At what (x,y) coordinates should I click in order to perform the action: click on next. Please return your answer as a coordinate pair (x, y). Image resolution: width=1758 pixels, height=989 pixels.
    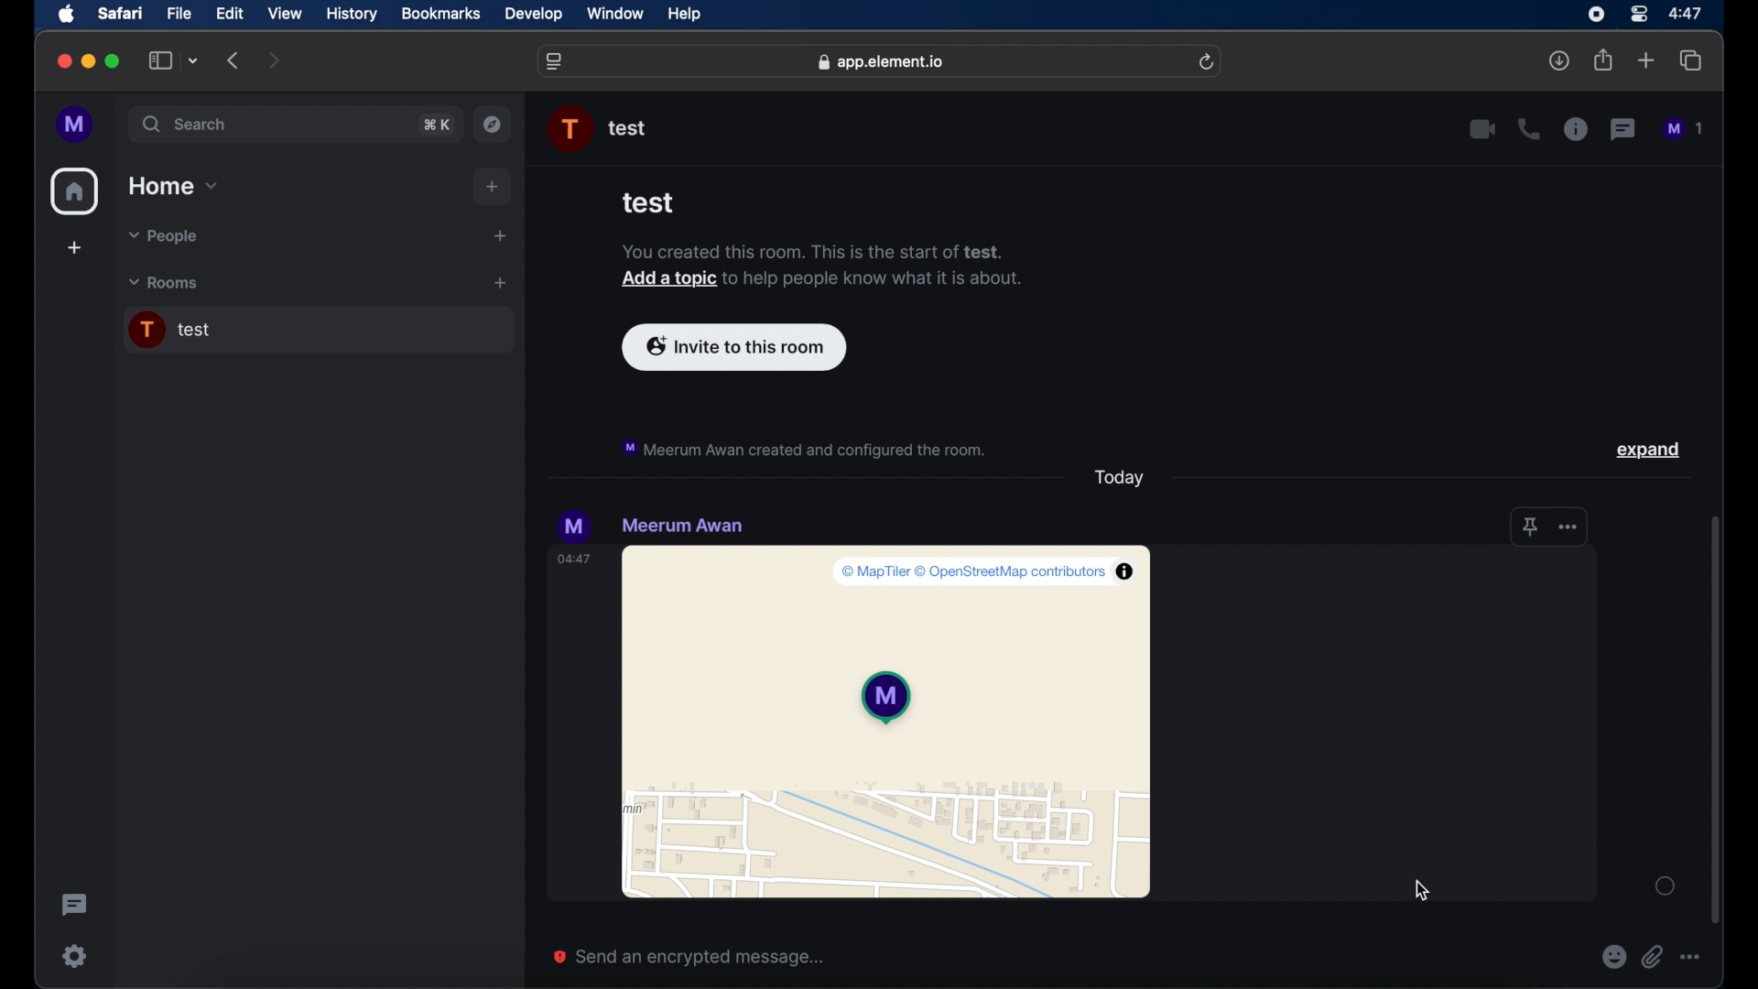
    Looking at the image, I should click on (275, 60).